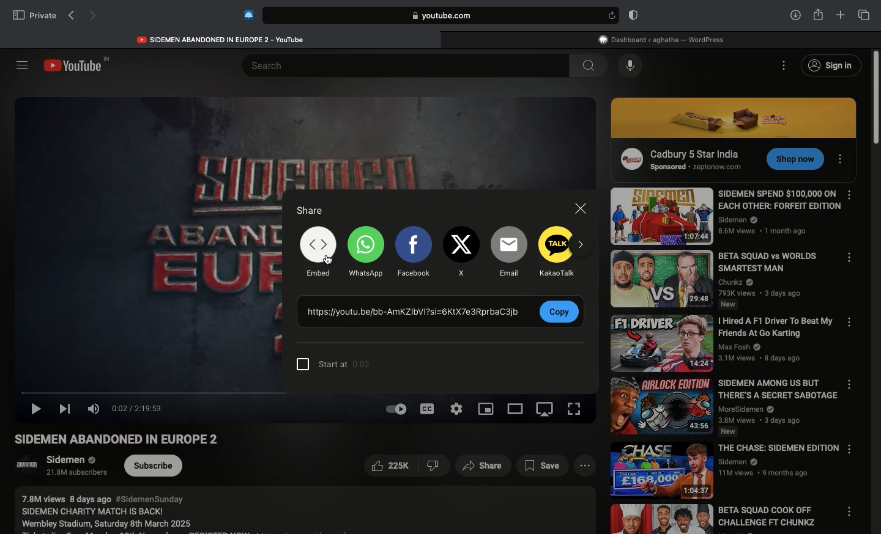 The image size is (881, 534). I want to click on Theatre, so click(516, 409).